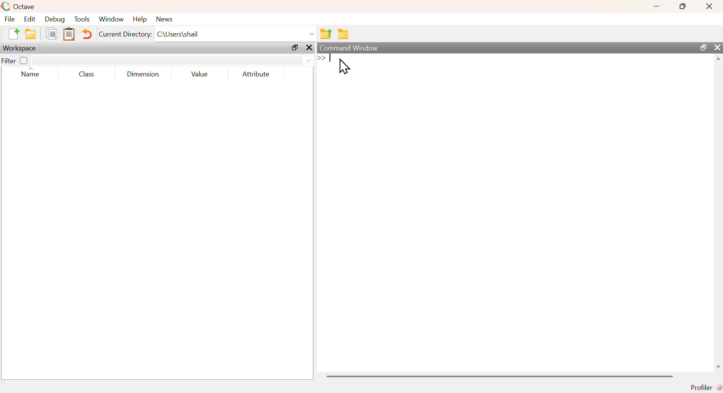 The height and width of the screenshot is (393, 723). I want to click on browse directories, so click(344, 35).